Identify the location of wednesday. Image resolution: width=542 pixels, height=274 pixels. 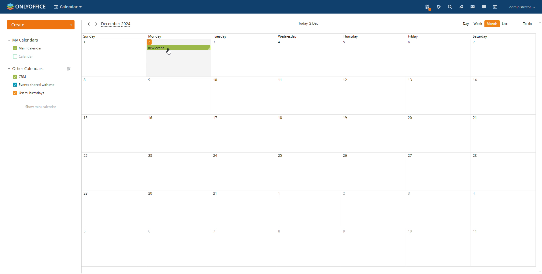
(309, 150).